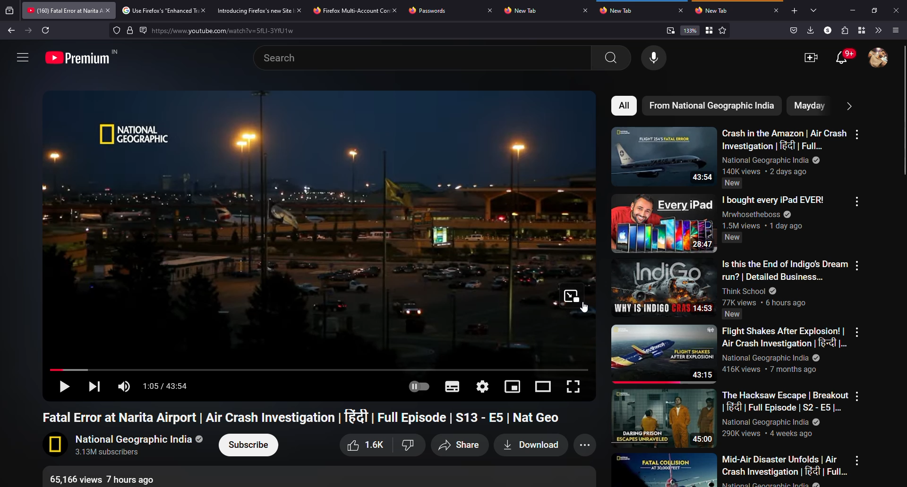 This screenshot has width=907, height=487. Describe the element at coordinates (484, 386) in the screenshot. I see `settings` at that location.